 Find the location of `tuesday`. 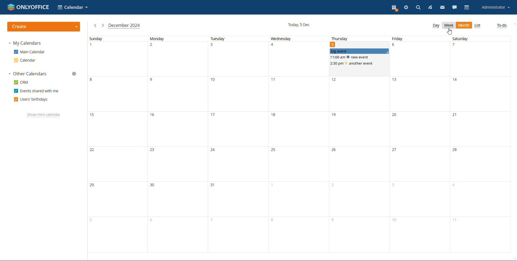

tuesday is located at coordinates (237, 144).